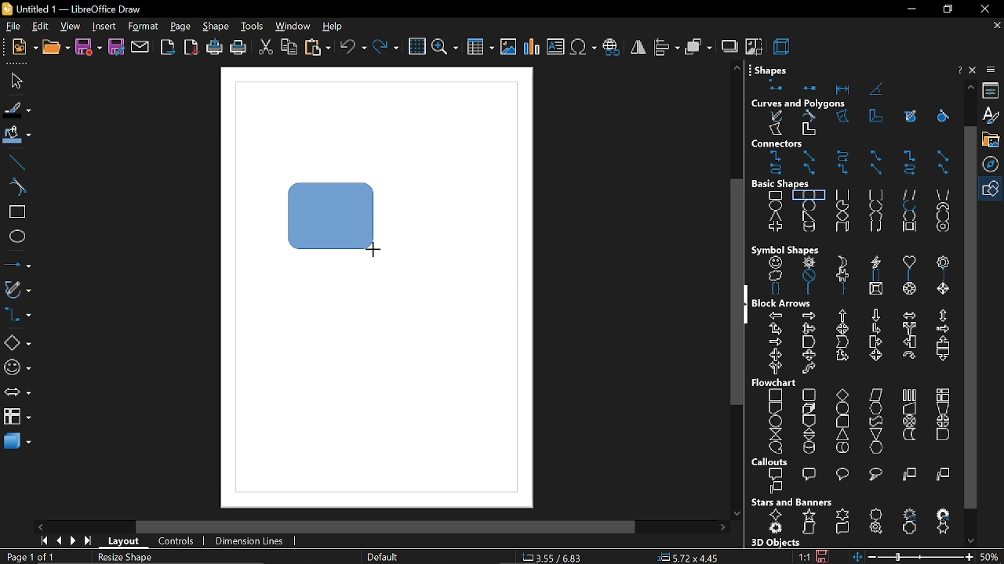 This screenshot has height=564, width=1004. Describe the element at coordinates (774, 67) in the screenshot. I see `shapes` at that location.